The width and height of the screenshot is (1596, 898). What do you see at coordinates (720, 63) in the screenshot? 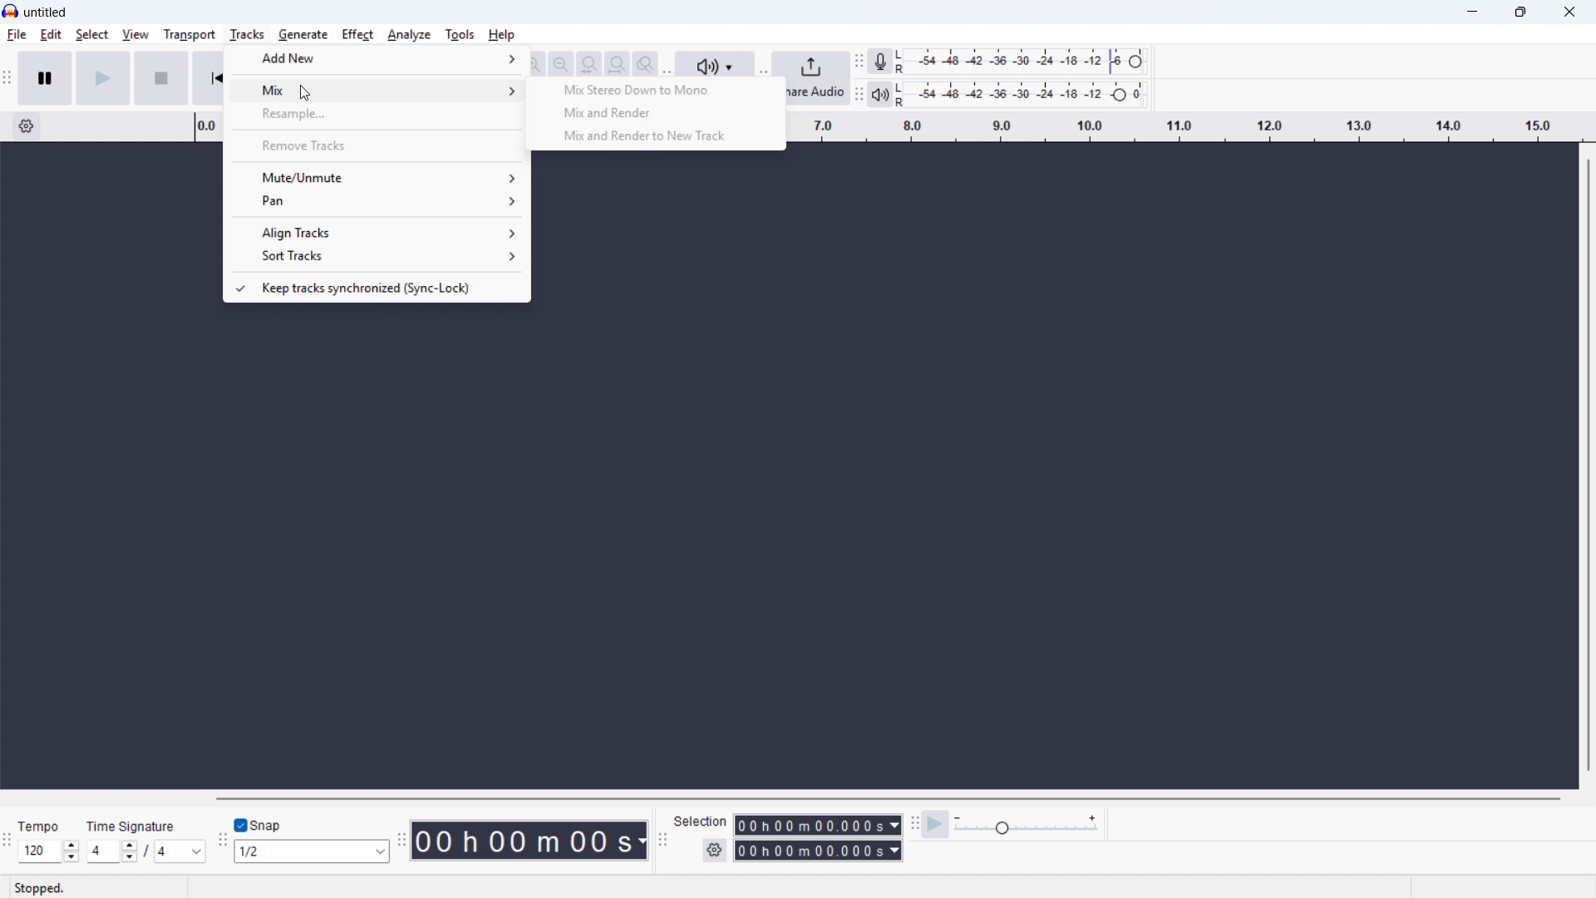
I see `audio setup` at bounding box center [720, 63].